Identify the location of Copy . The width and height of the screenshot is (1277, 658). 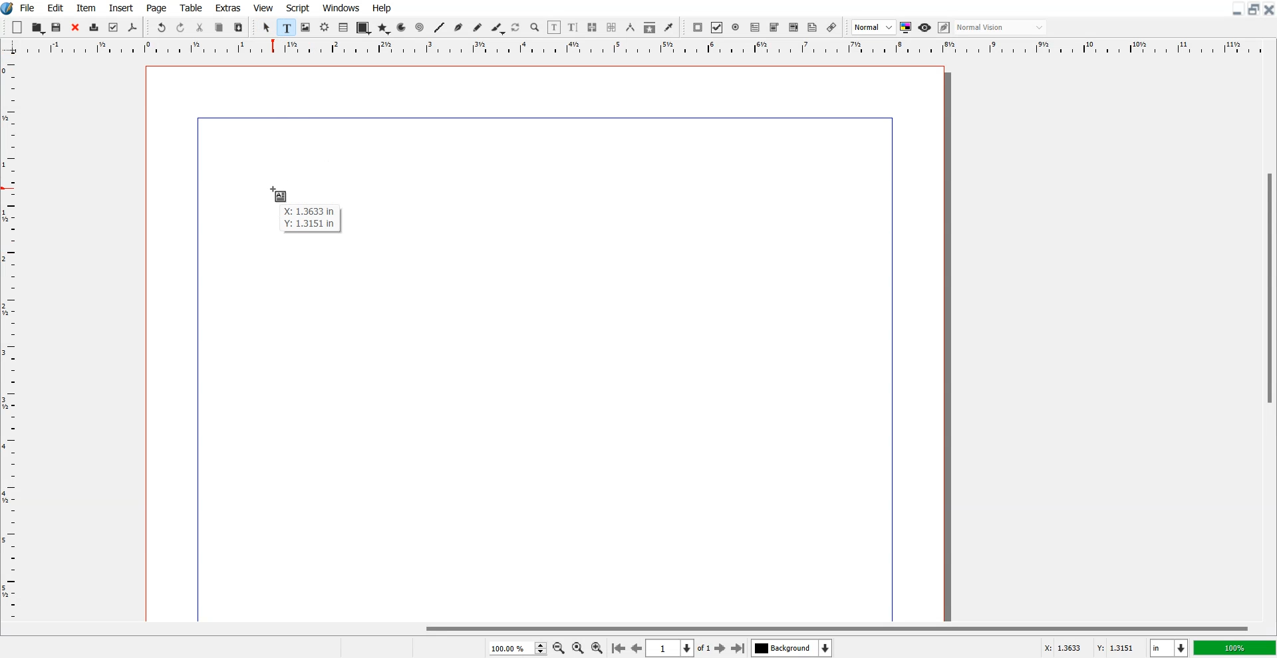
(219, 28).